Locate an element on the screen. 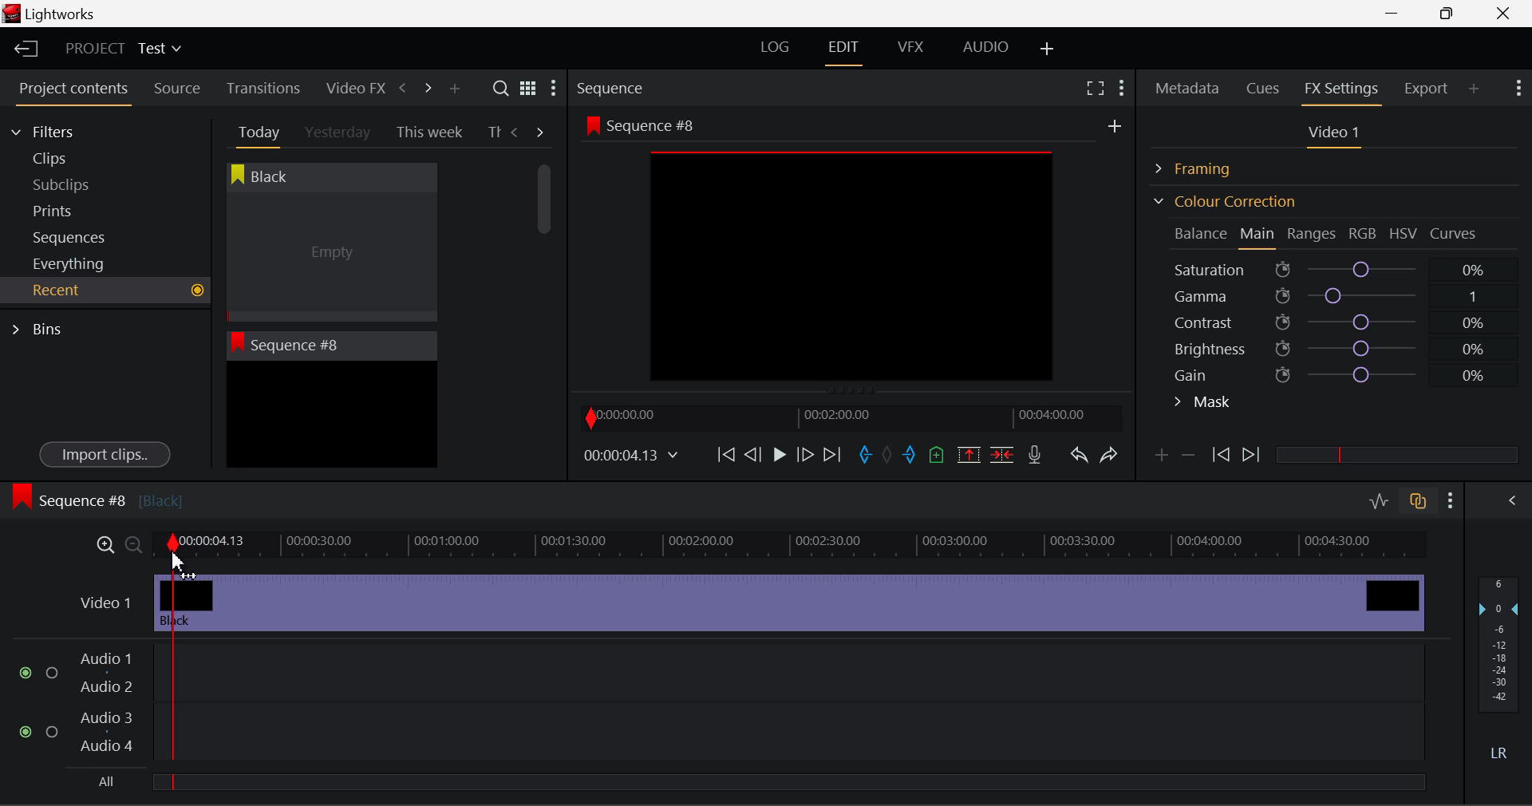  Audio Input Fields is located at coordinates (721, 704).